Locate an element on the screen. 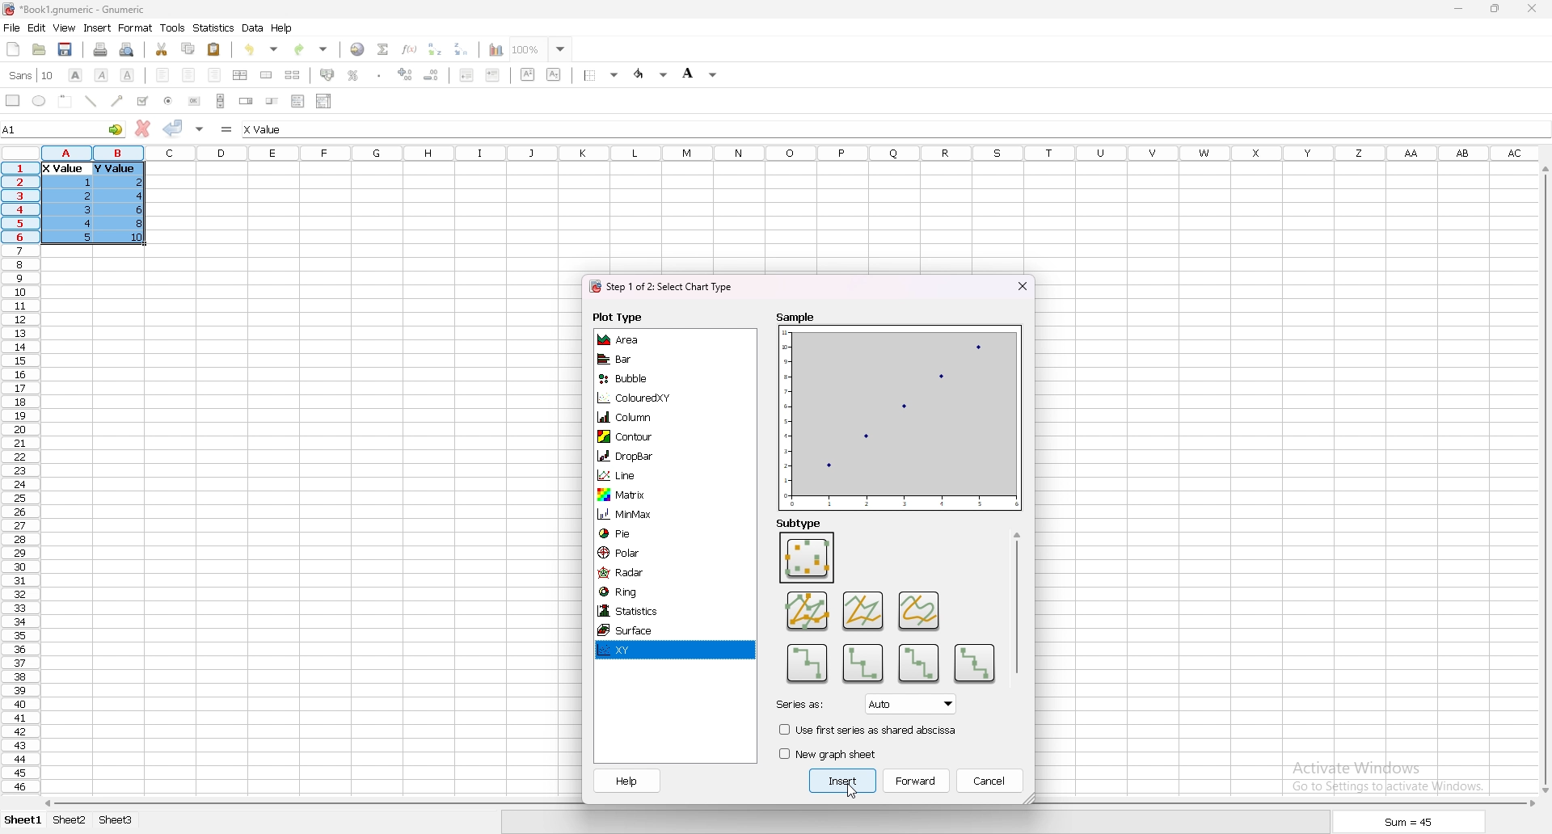  scroll bar is located at coordinates (1018, 604).